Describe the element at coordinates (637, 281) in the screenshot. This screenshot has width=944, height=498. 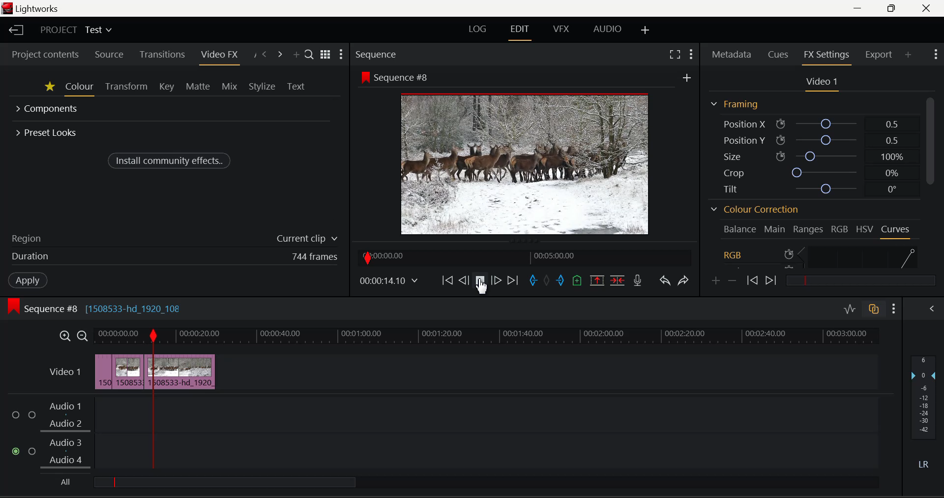
I see `Record Voiceover` at that location.